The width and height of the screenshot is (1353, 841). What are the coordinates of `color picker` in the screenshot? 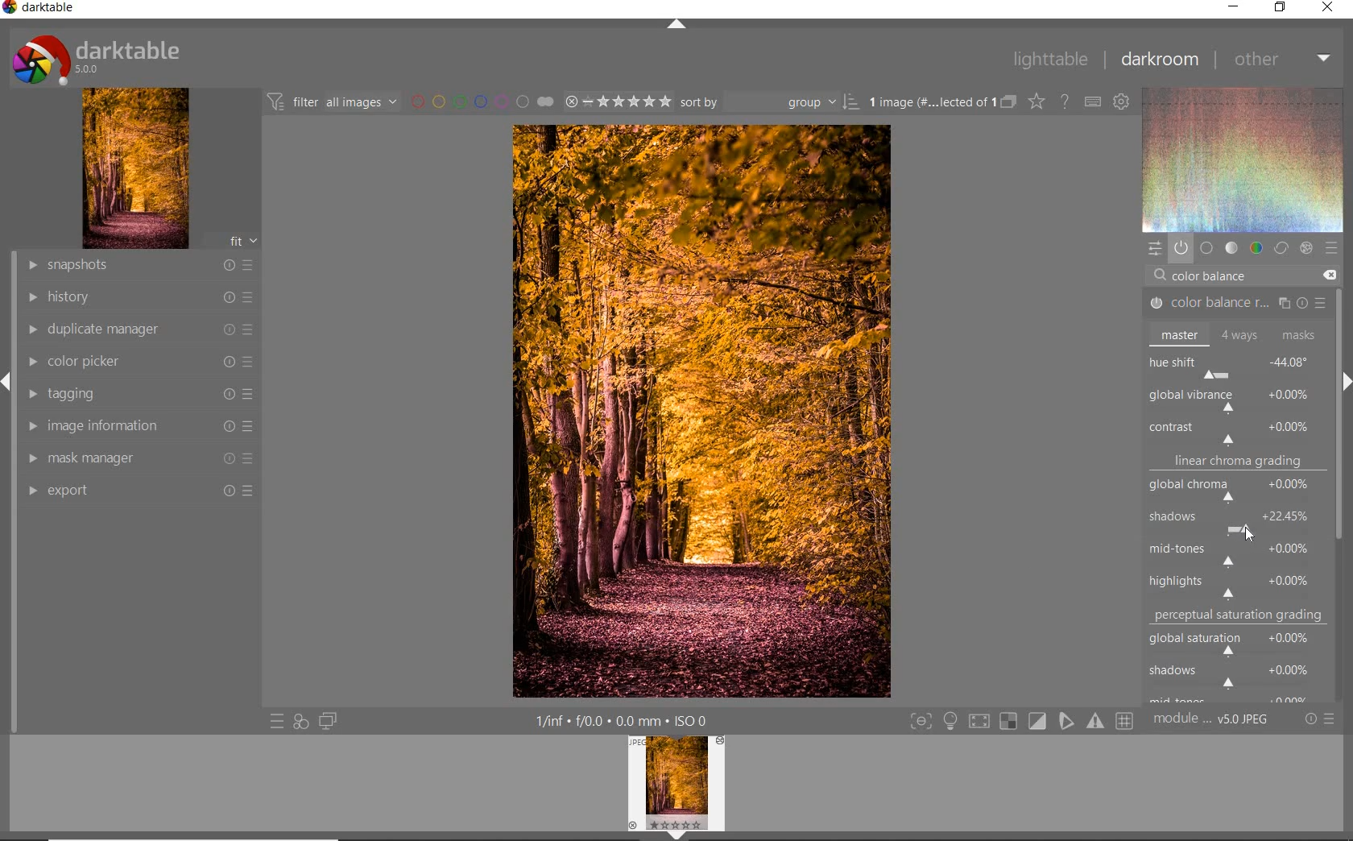 It's located at (139, 362).